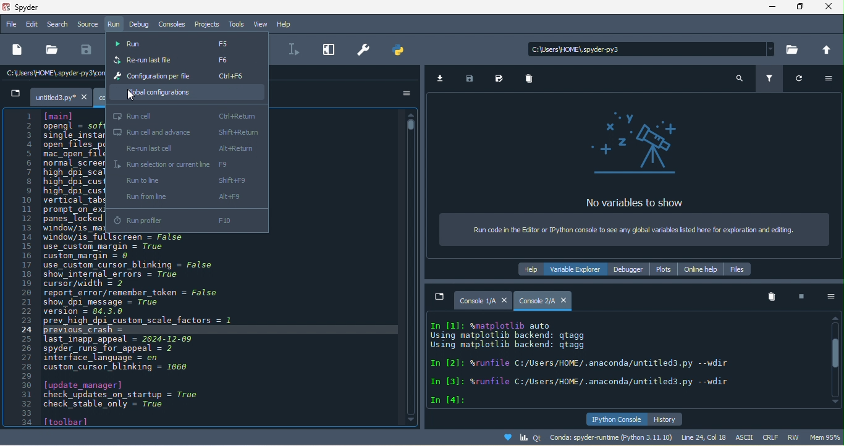  Describe the element at coordinates (444, 81) in the screenshot. I see `import data` at that location.